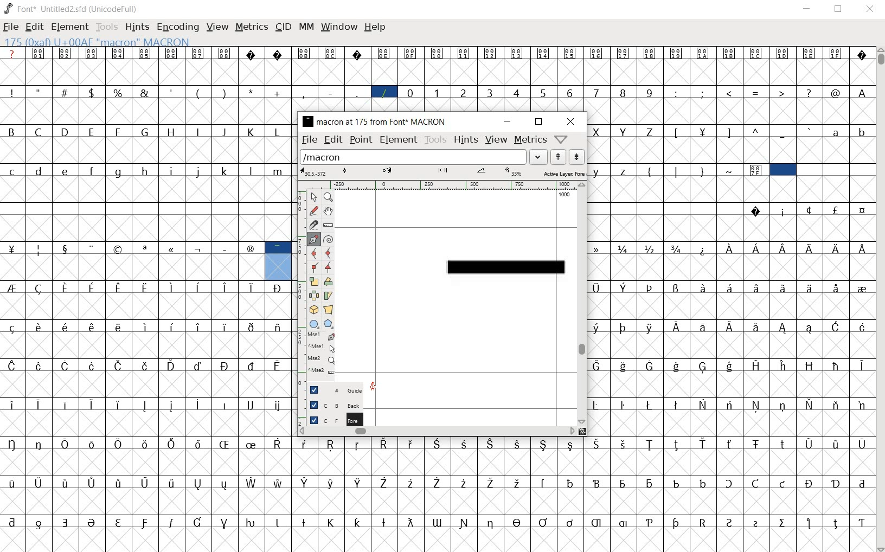 Image resolution: width=885 pixels, height=552 pixels. What do you see at coordinates (120, 444) in the screenshot?
I see `Symbol` at bounding box center [120, 444].